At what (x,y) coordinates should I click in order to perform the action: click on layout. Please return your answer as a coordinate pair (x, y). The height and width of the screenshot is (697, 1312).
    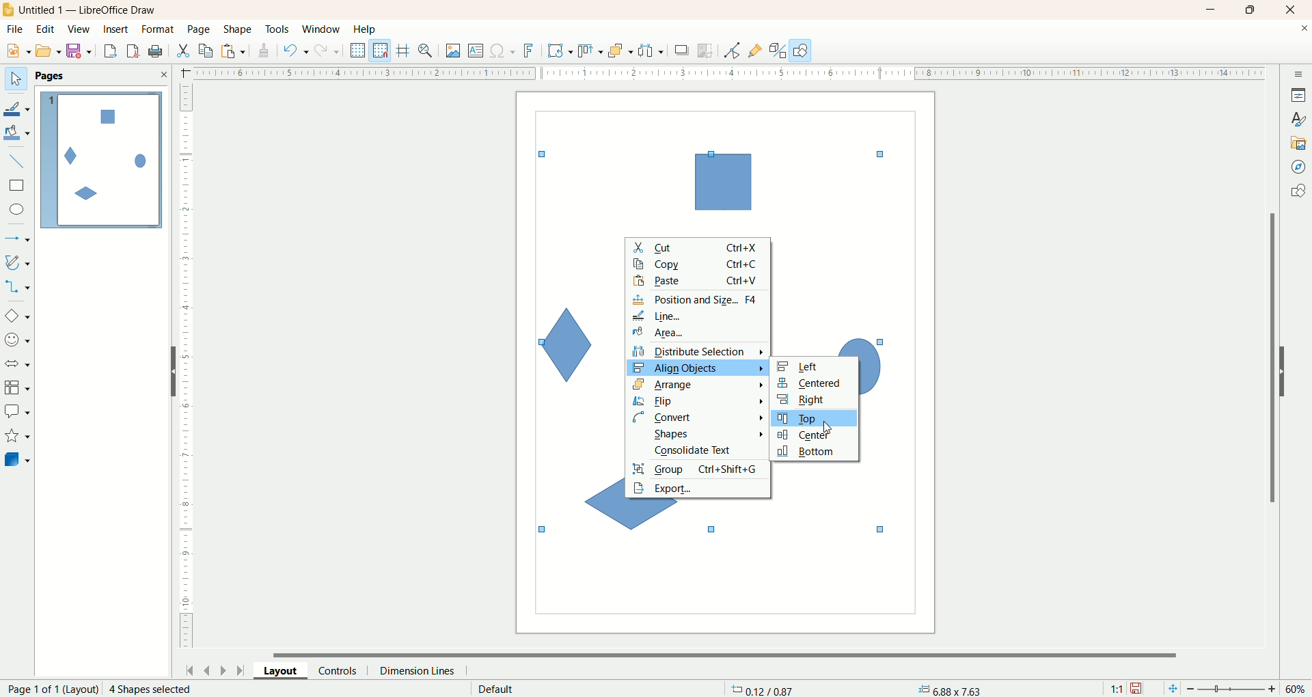
    Looking at the image, I should click on (286, 670).